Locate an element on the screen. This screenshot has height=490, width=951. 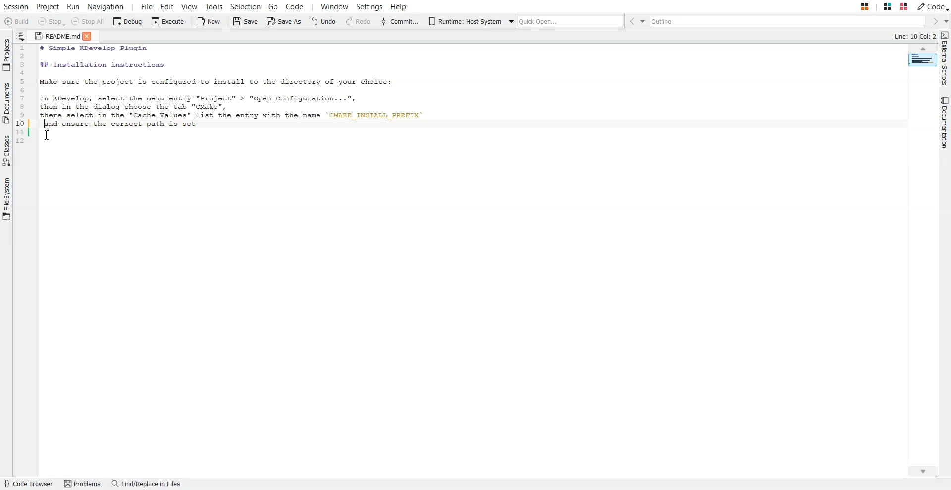
and ensure the correct path is set is located at coordinates (114, 124).